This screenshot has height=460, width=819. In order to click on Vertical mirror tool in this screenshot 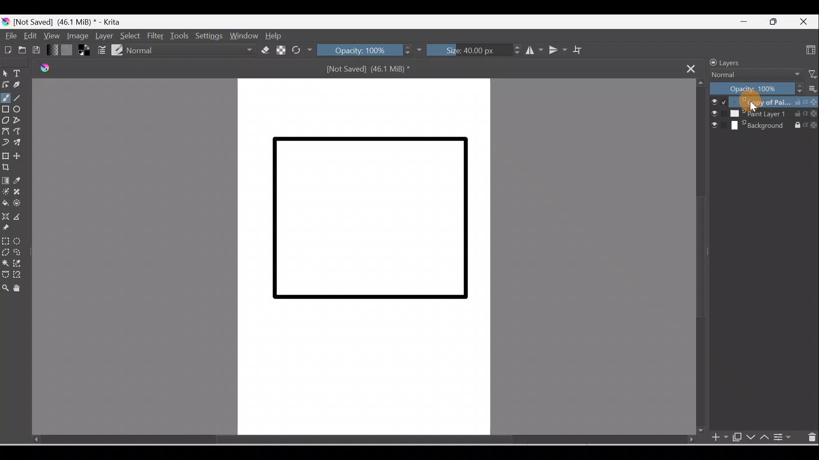, I will do `click(557, 50)`.